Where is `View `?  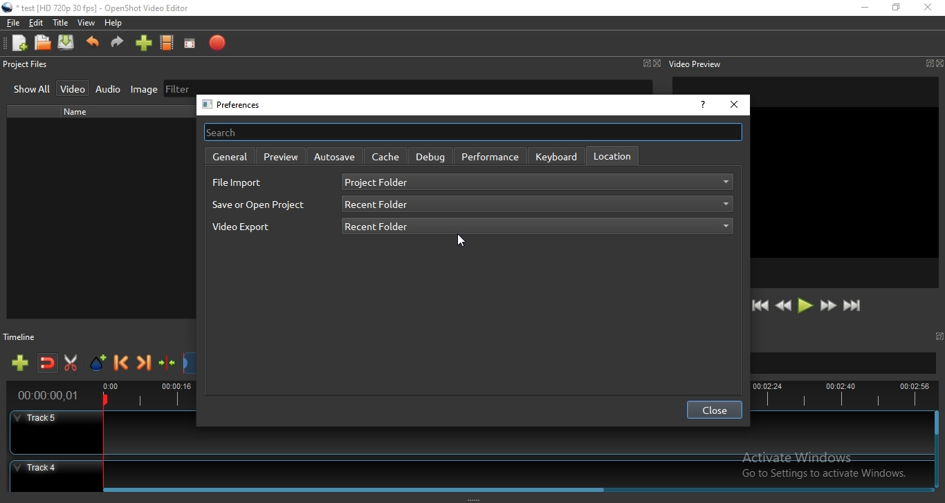 View  is located at coordinates (86, 23).